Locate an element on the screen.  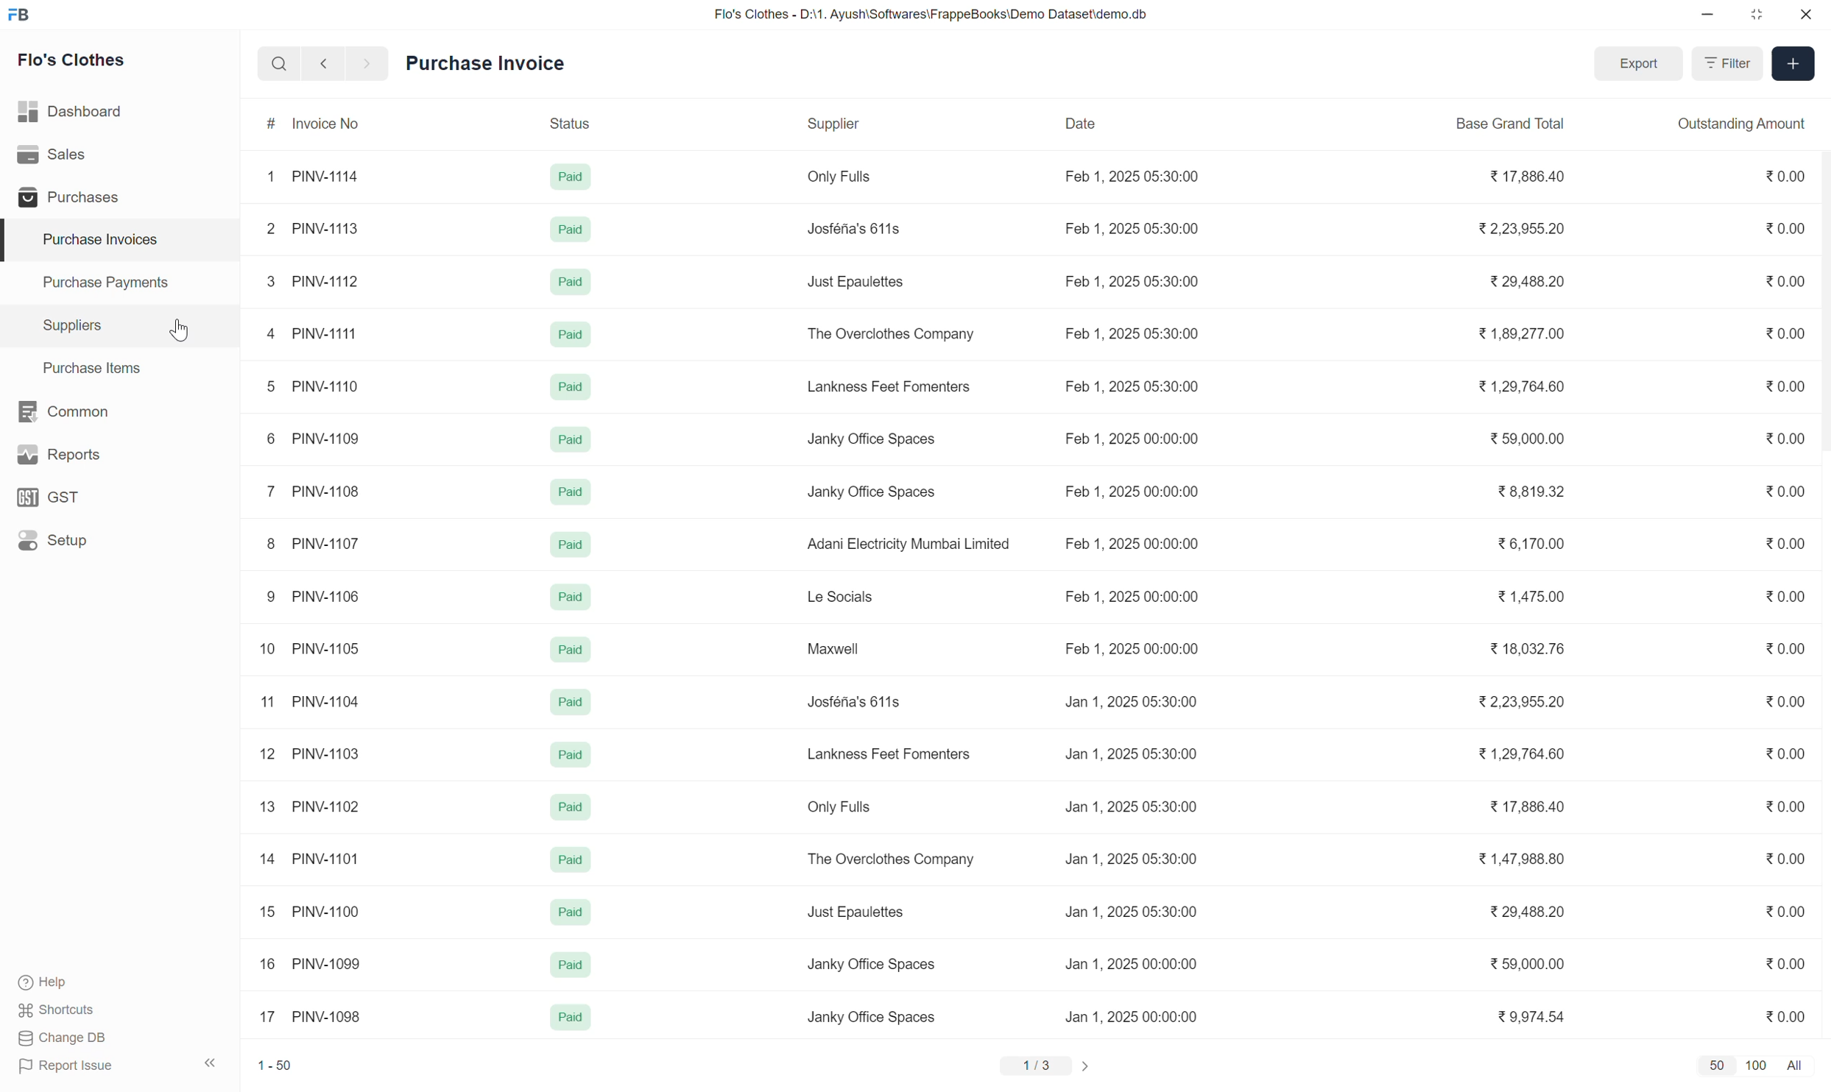
15 is located at coordinates (267, 910).